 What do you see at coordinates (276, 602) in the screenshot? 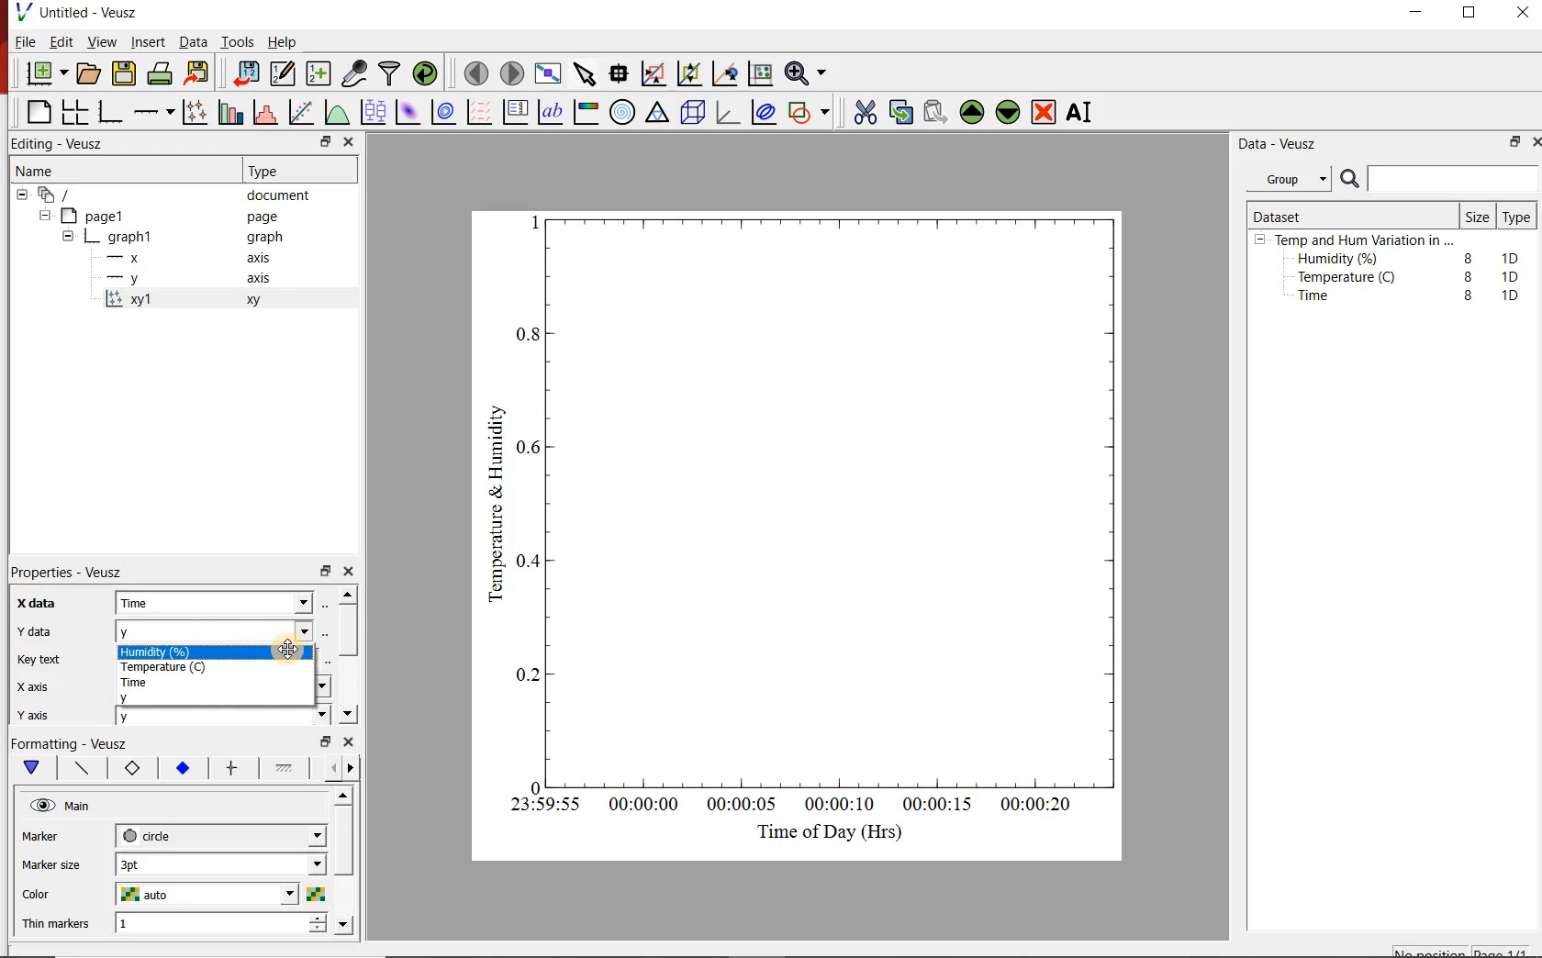
I see `x data dropdown` at bounding box center [276, 602].